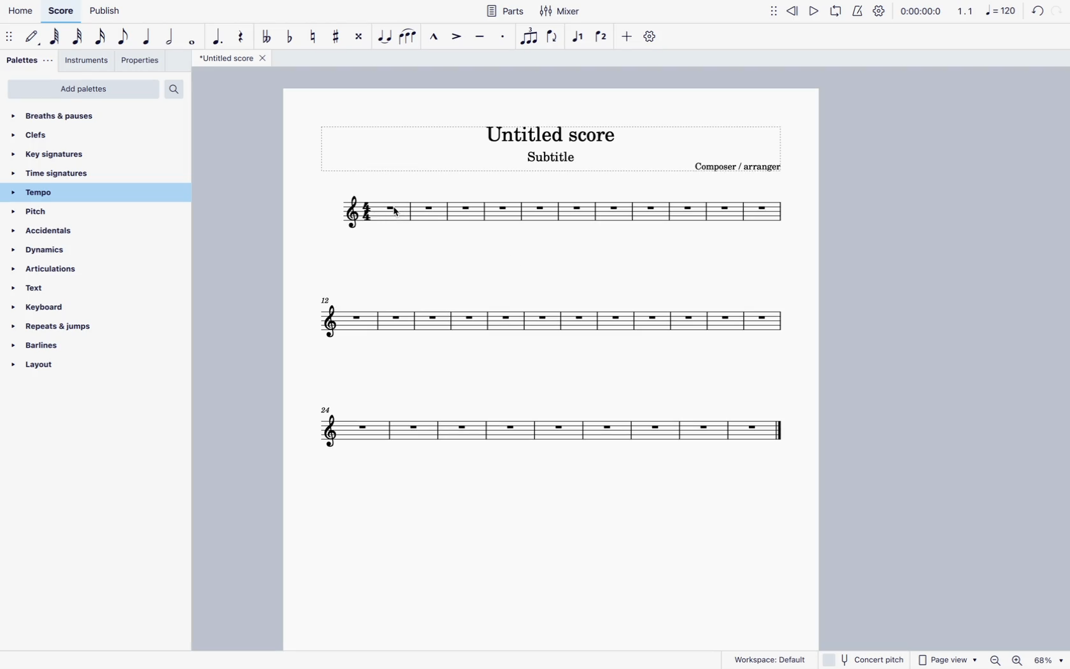 The width and height of the screenshot is (1070, 669). What do you see at coordinates (551, 159) in the screenshot?
I see `score subtitle` at bounding box center [551, 159].